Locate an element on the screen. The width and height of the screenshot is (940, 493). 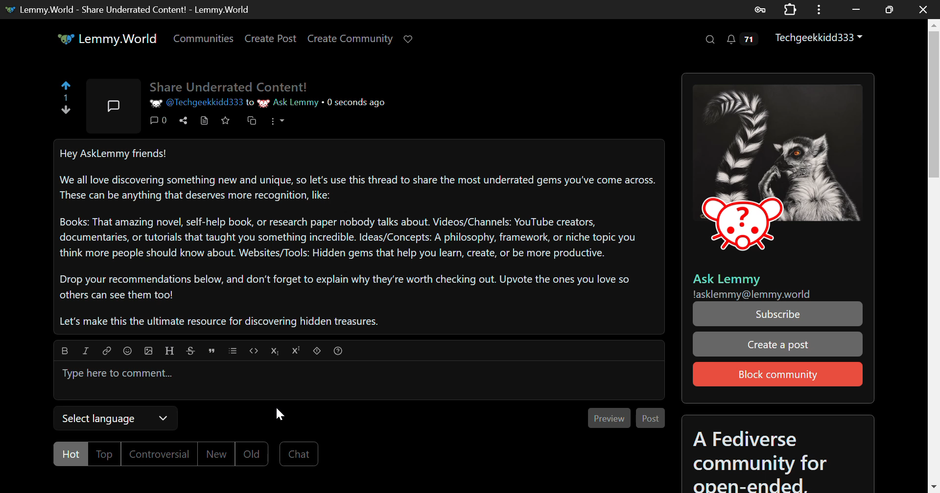
Comment Counter is located at coordinates (158, 124).